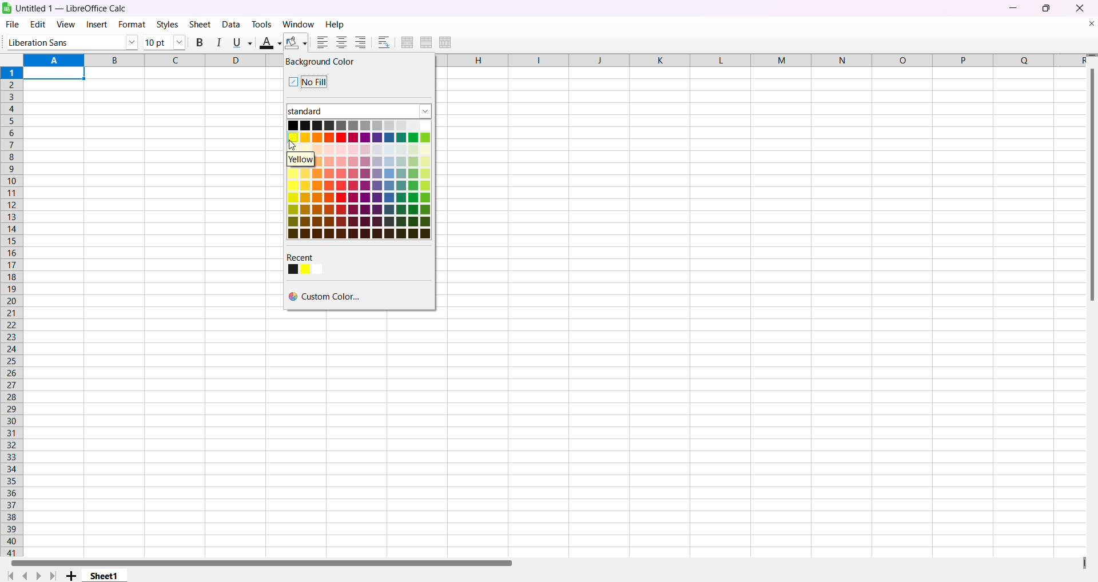 The height and width of the screenshot is (582, 1098). I want to click on columns, so click(140, 59).